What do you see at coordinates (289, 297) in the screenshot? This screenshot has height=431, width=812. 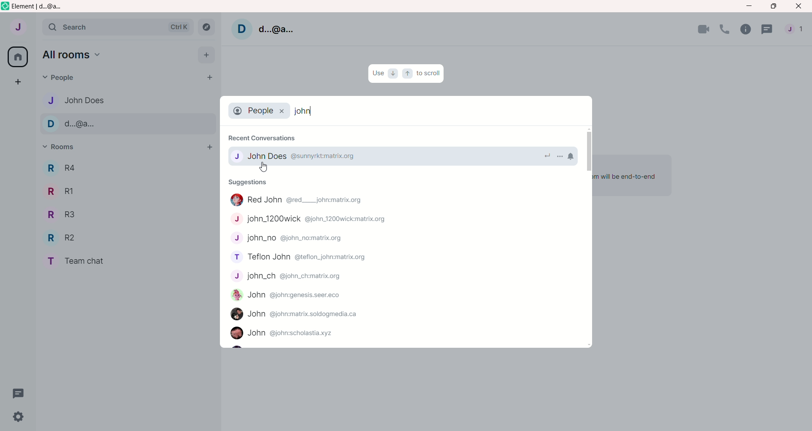 I see `john` at bounding box center [289, 297].